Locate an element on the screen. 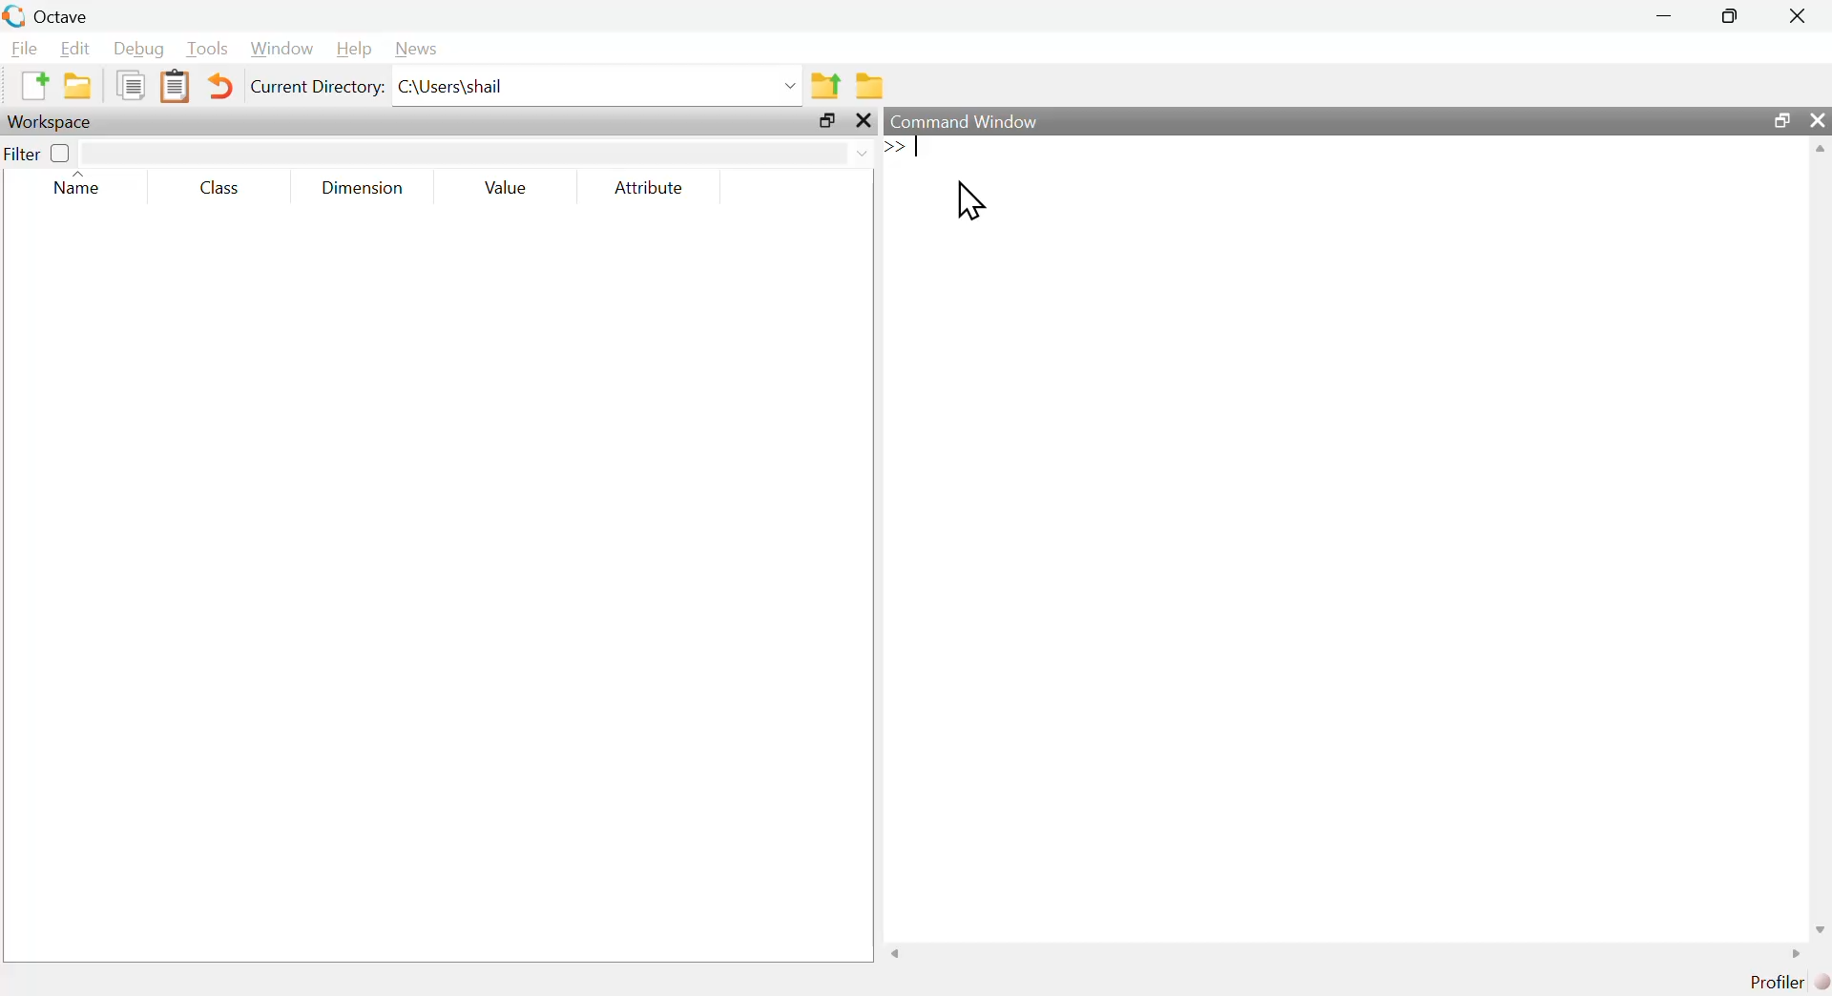  minimize is located at coordinates (1668, 18).